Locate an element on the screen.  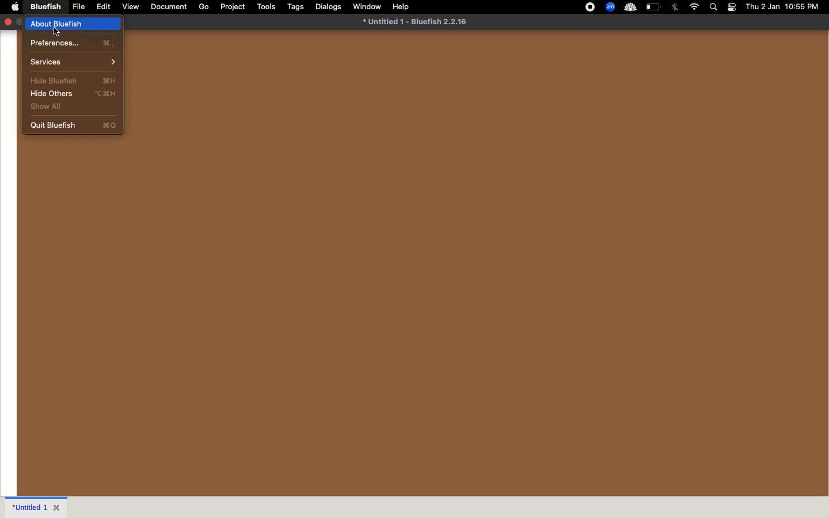
bluefish is located at coordinates (47, 6).